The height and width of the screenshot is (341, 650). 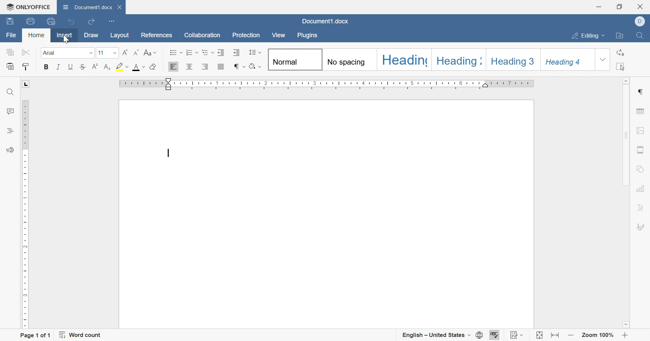 I want to click on Home, so click(x=37, y=35).